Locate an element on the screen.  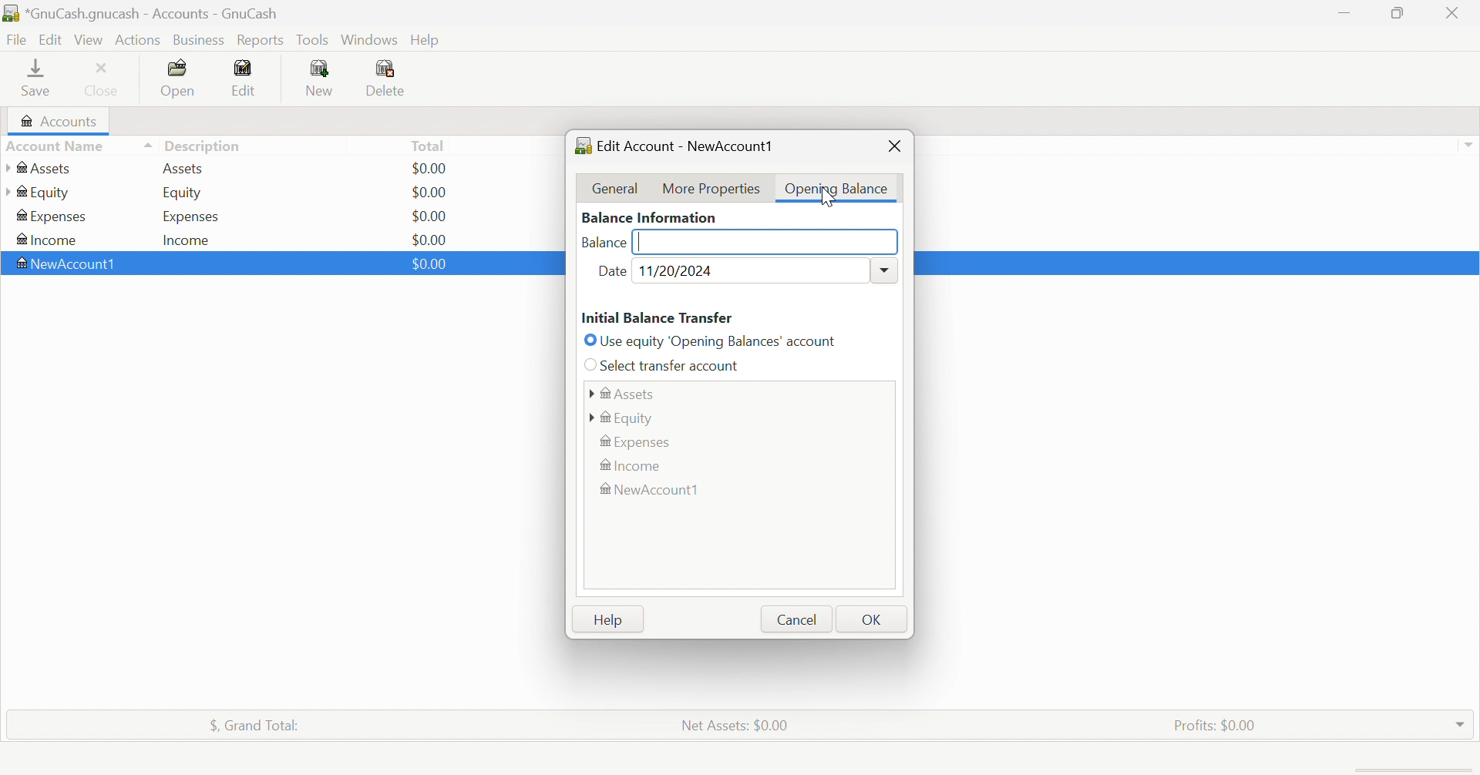
Business is located at coordinates (199, 39).